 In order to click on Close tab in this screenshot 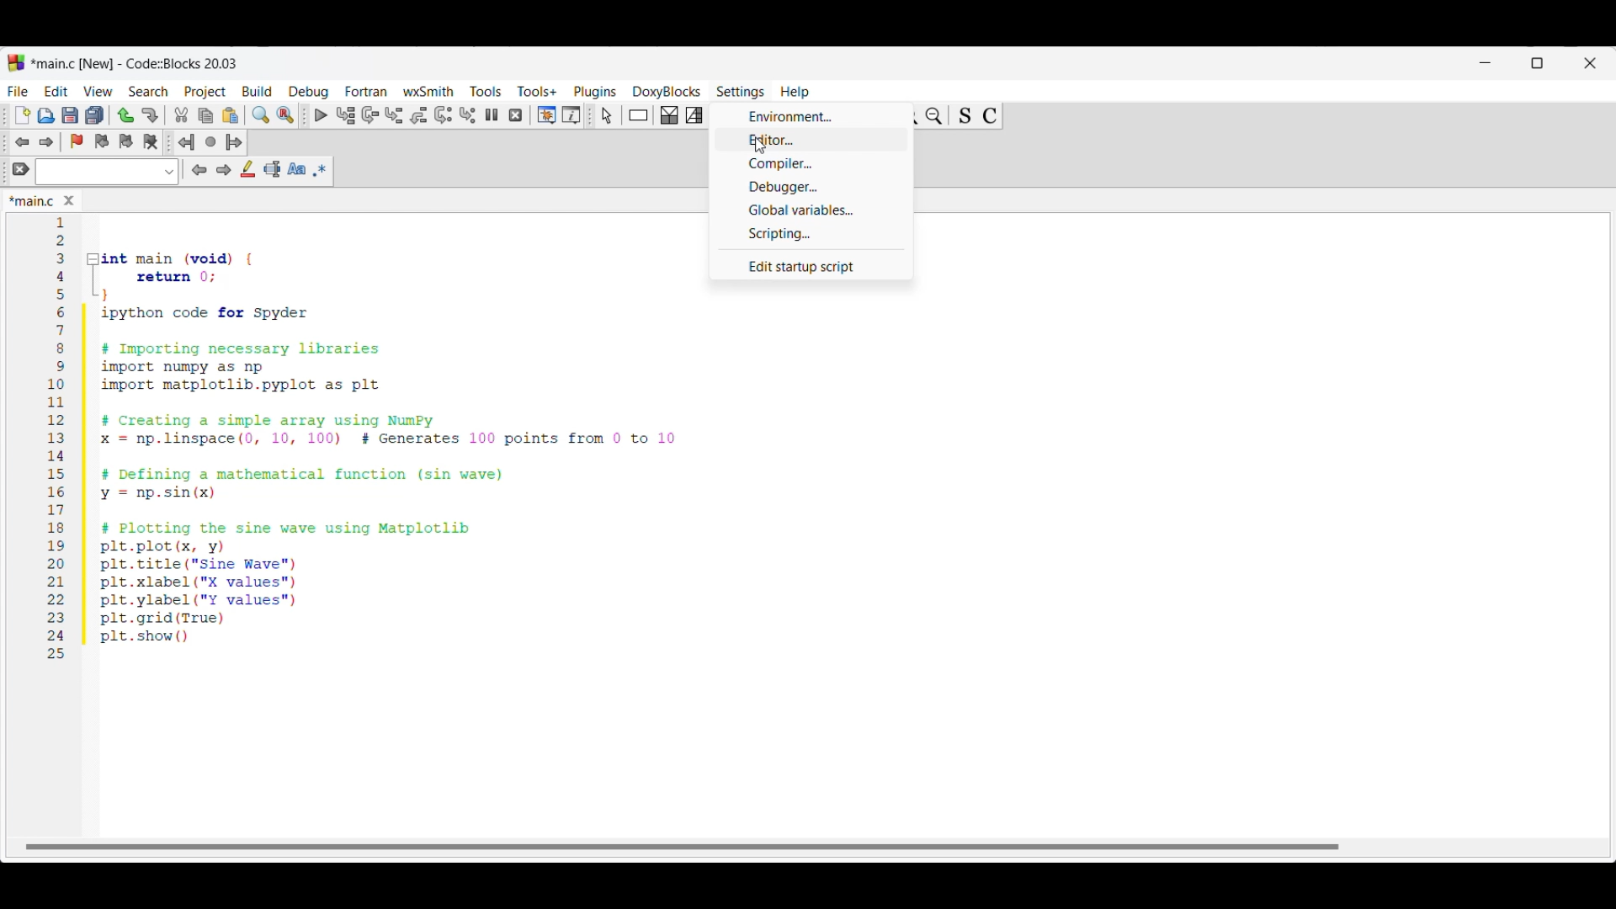, I will do `click(69, 200)`.